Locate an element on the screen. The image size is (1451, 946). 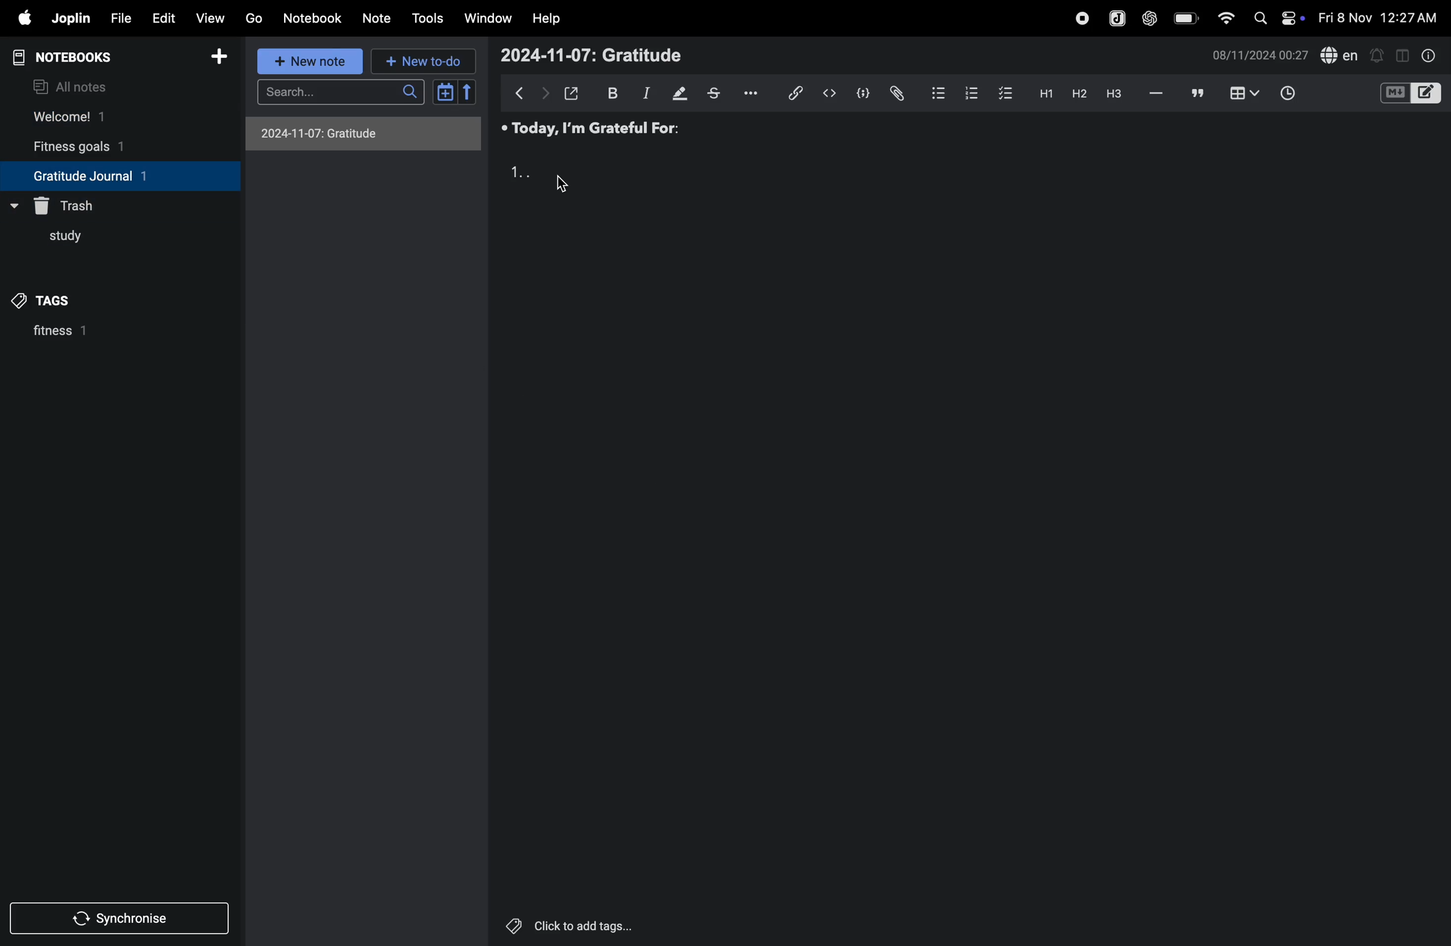
all notes is located at coordinates (74, 86).